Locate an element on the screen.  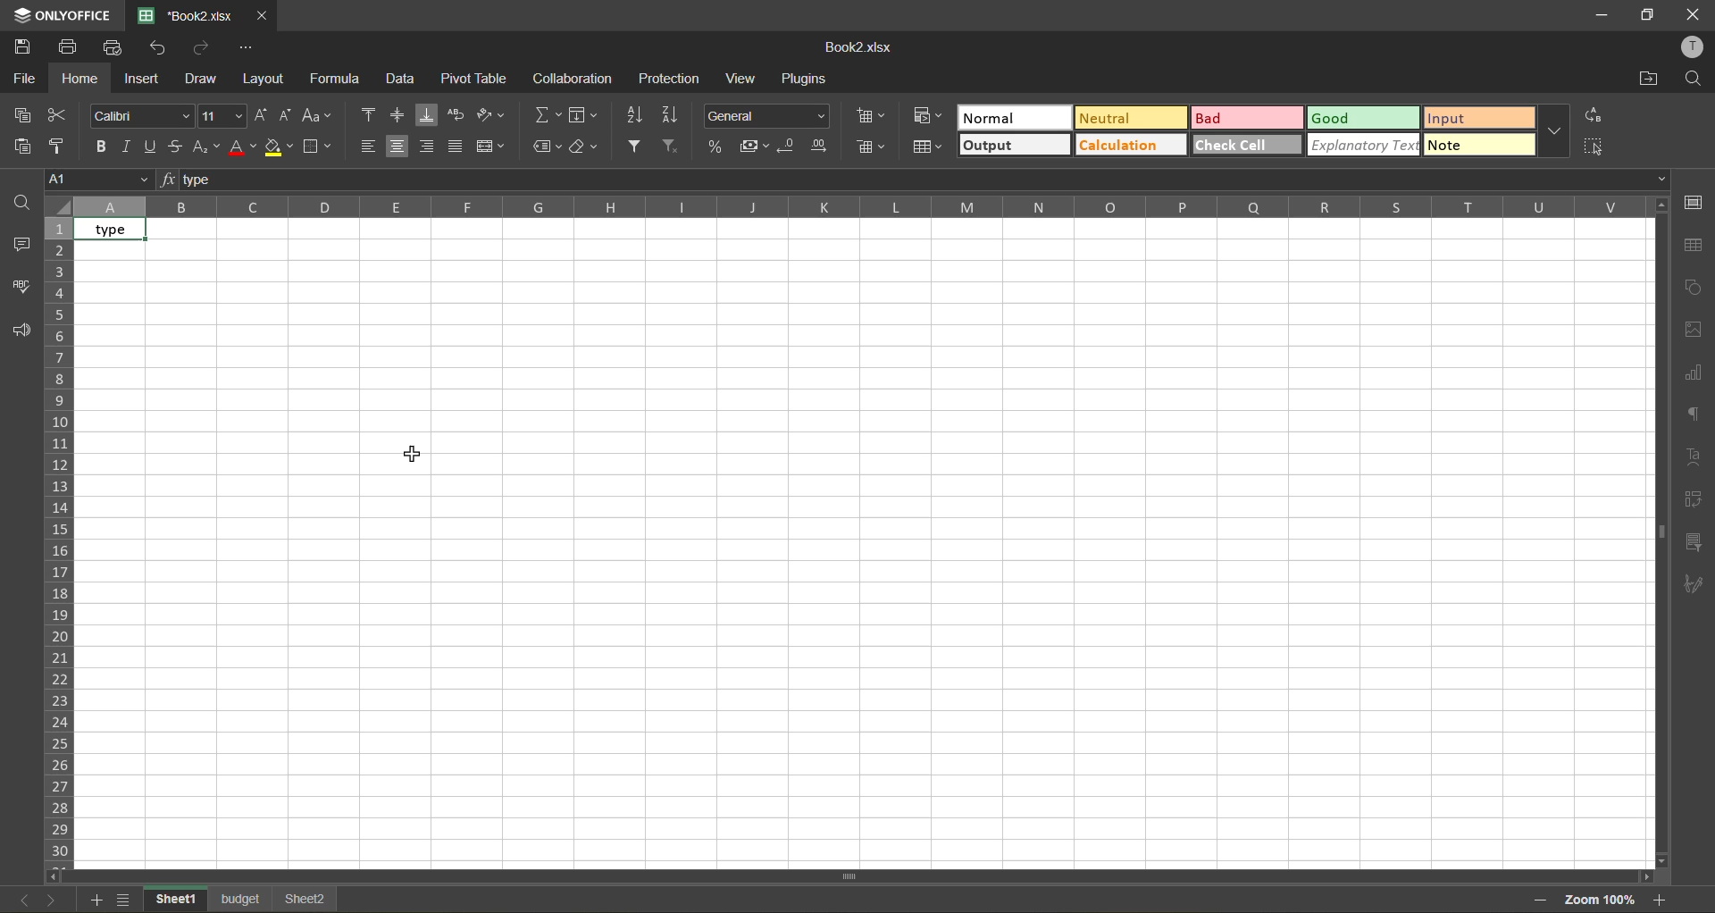
pivot table is located at coordinates (1695, 504).